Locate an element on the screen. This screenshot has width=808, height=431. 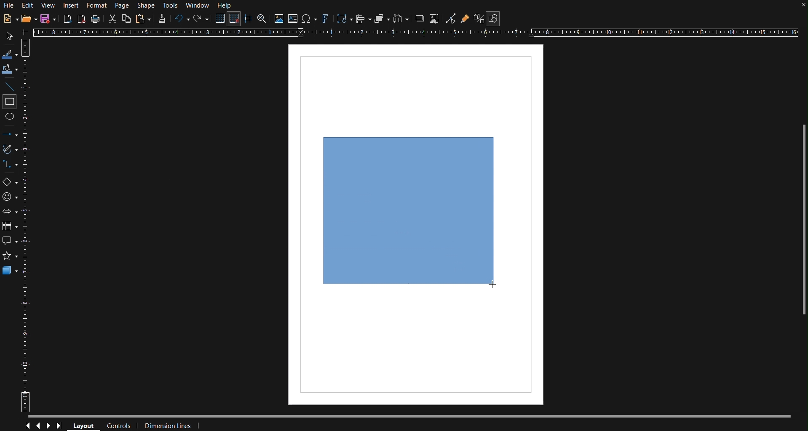
Guidelines while moving is located at coordinates (248, 18).